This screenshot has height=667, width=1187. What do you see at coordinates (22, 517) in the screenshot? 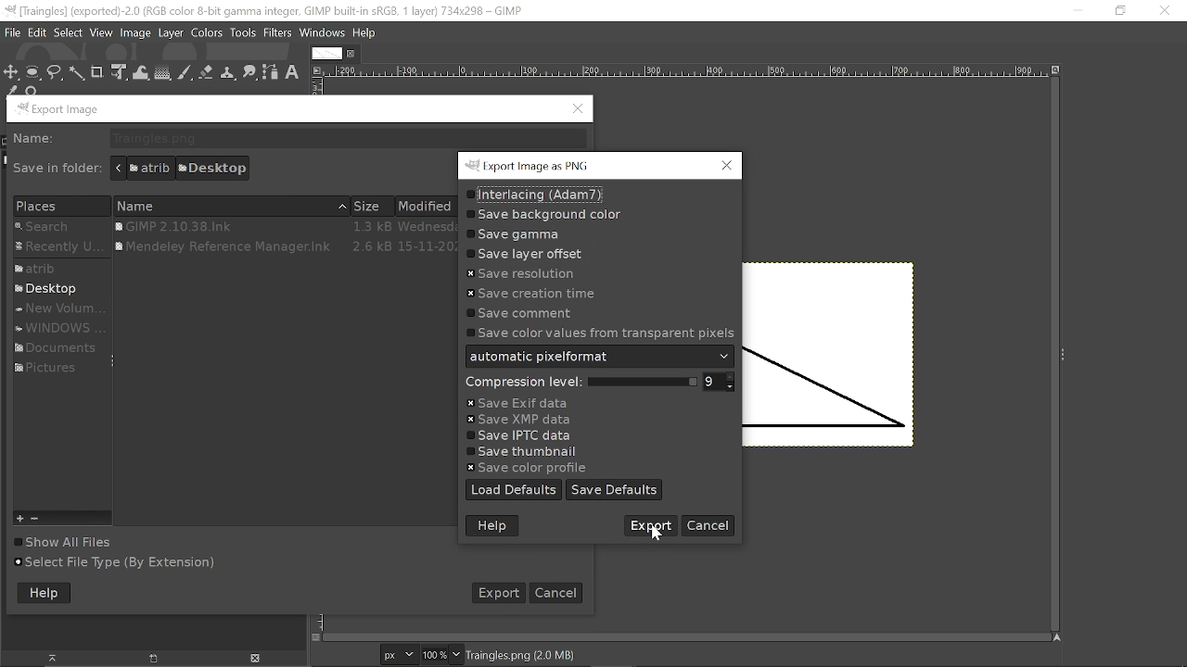
I see `Zoom in` at bounding box center [22, 517].